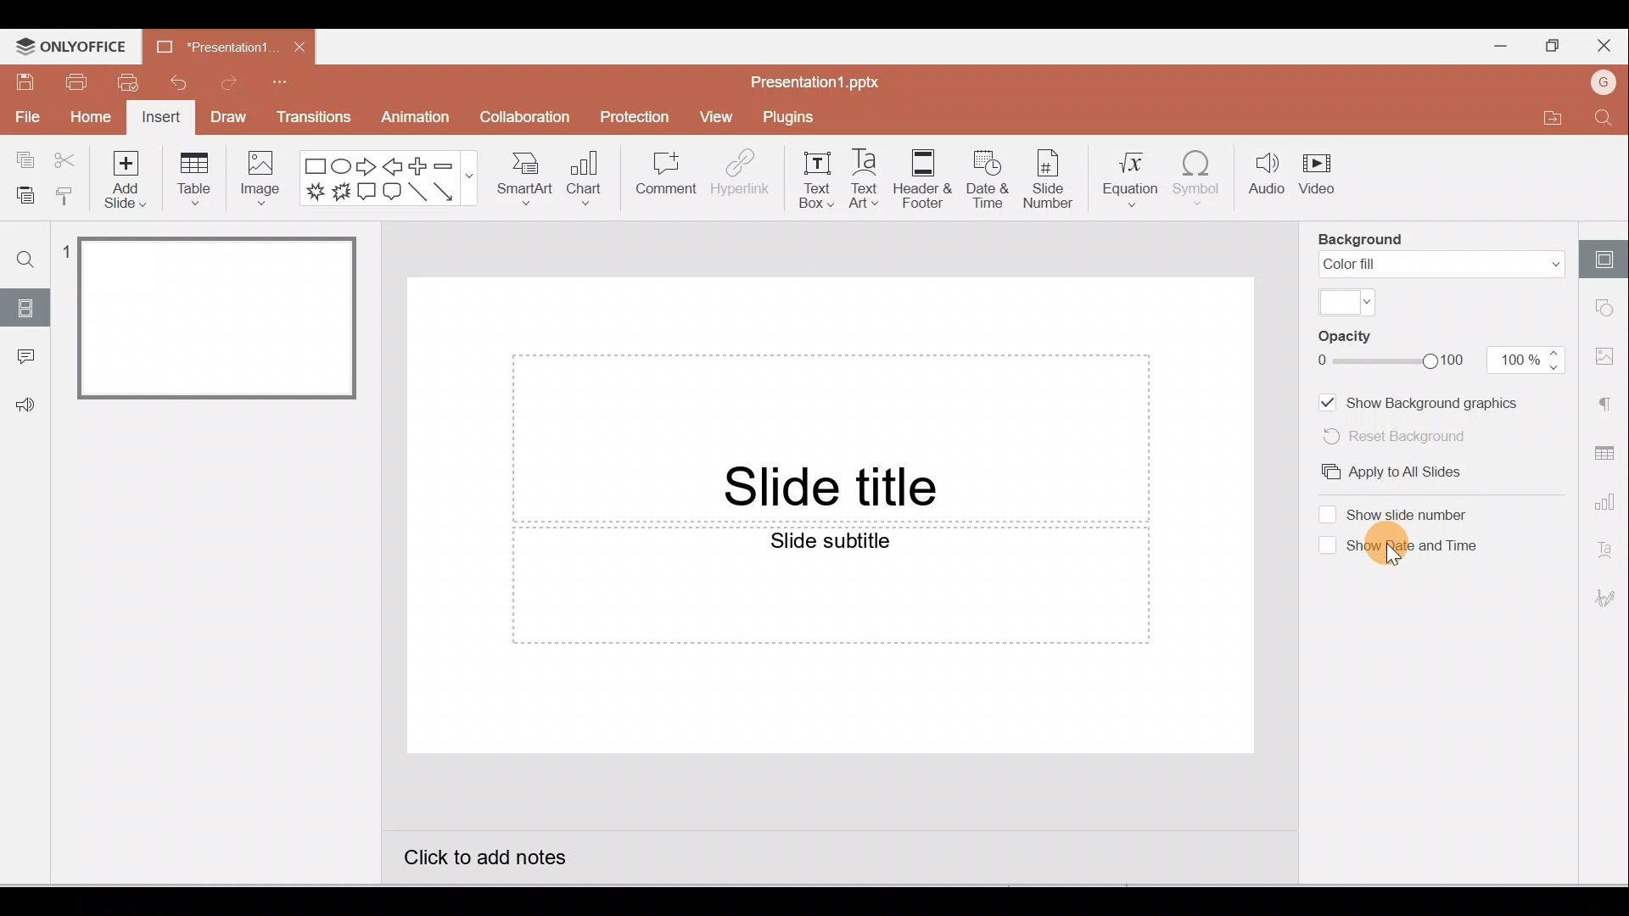 Image resolution: width=1629 pixels, height=916 pixels. Describe the element at coordinates (1607, 82) in the screenshot. I see `Account name` at that location.